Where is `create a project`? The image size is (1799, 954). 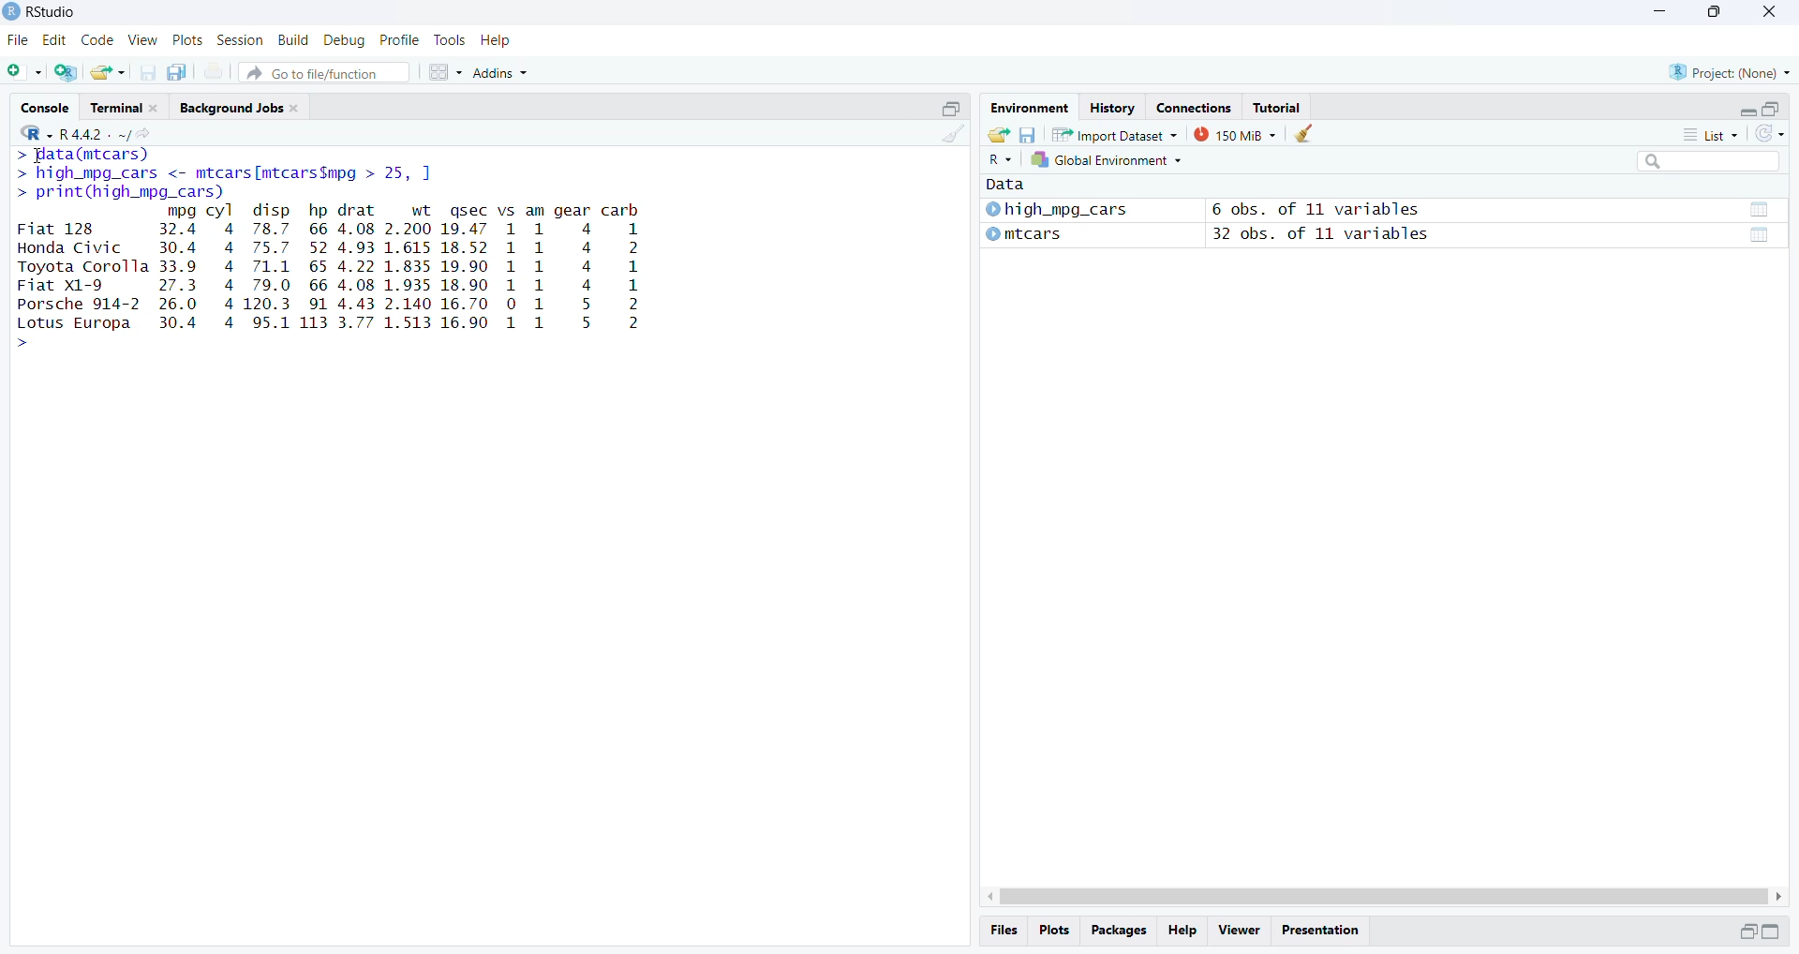
create a project is located at coordinates (68, 72).